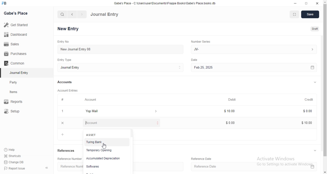  What do you see at coordinates (130, 152) in the screenshot?
I see `vertical scroll bar` at bounding box center [130, 152].